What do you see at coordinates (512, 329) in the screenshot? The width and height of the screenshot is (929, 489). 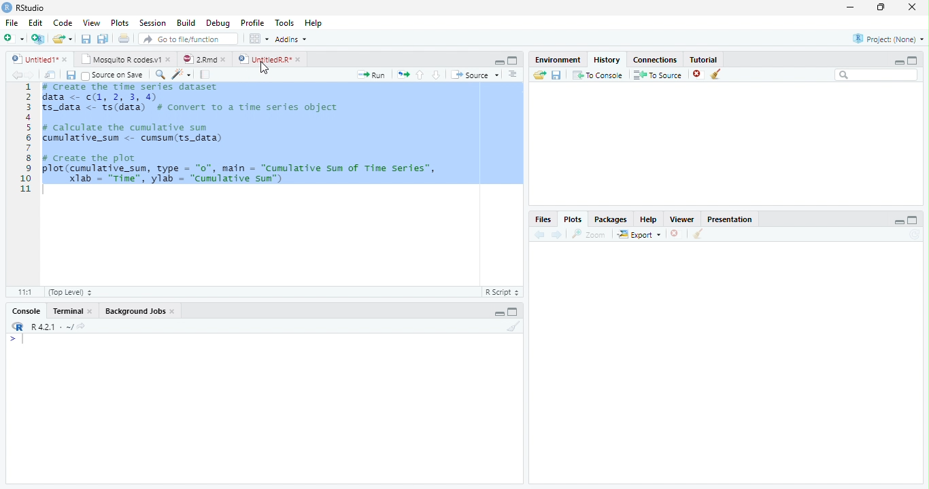 I see `Clear Console` at bounding box center [512, 329].